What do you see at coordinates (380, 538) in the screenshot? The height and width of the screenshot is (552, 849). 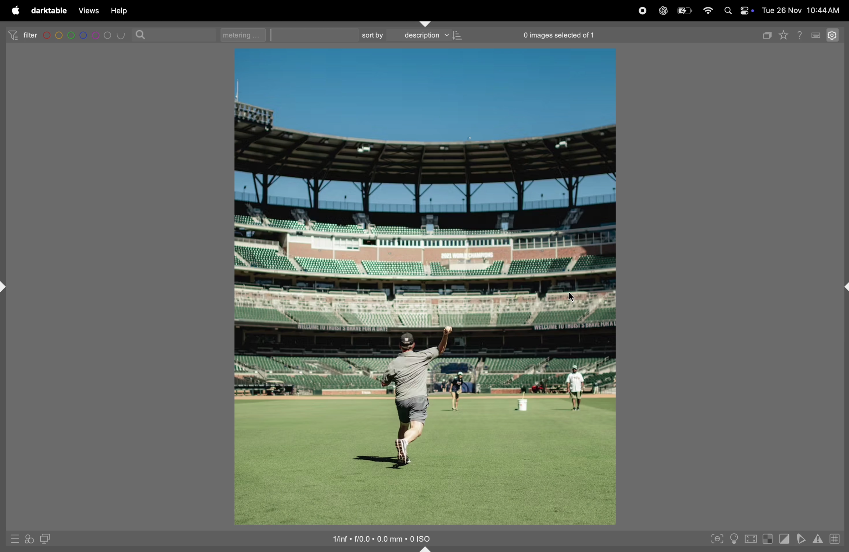 I see `image iso` at bounding box center [380, 538].